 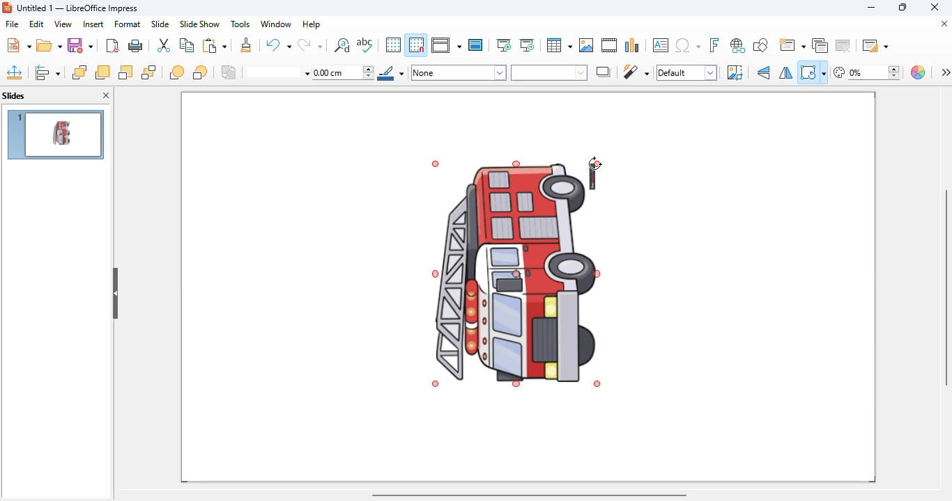 What do you see at coordinates (792, 45) in the screenshot?
I see `new slide` at bounding box center [792, 45].